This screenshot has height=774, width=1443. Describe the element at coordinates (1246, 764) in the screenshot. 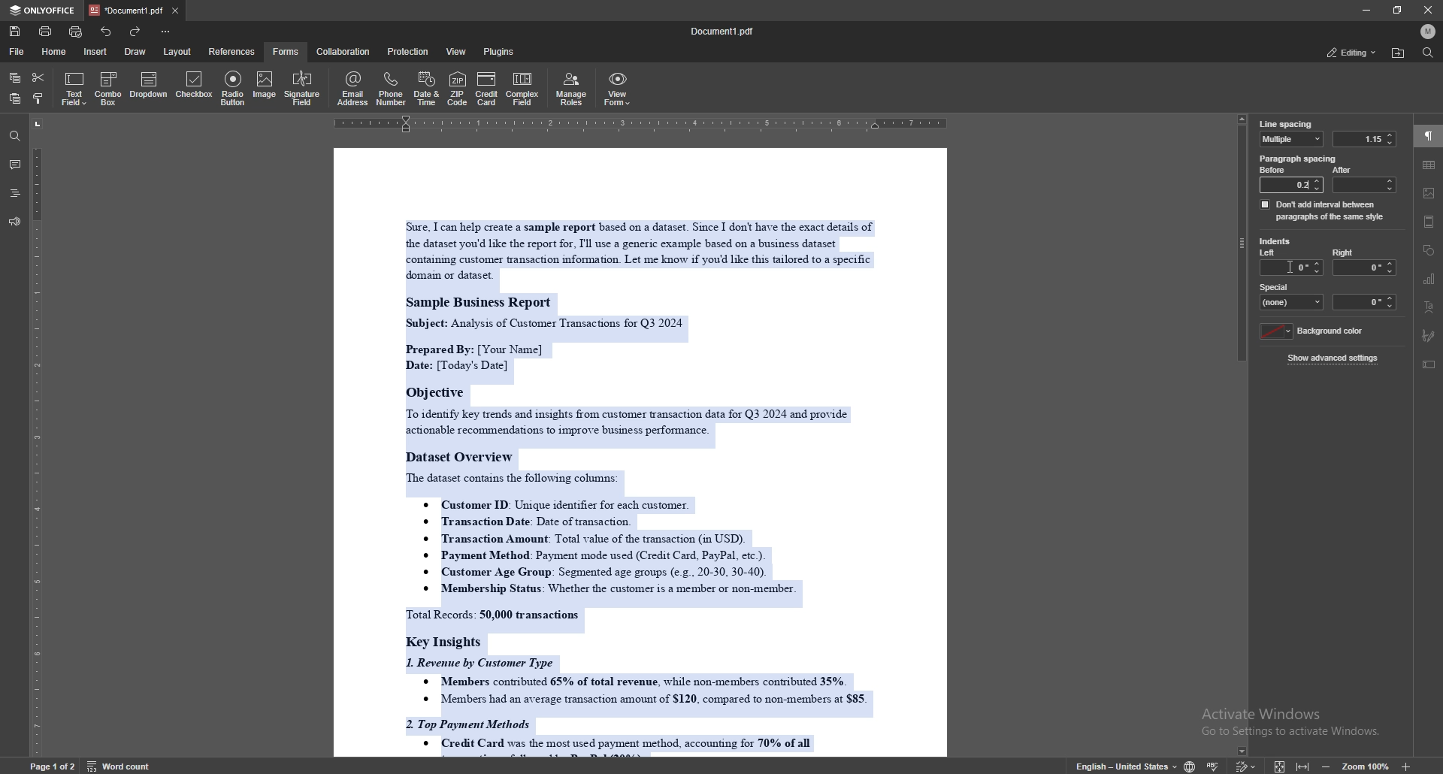

I see `track change` at that location.